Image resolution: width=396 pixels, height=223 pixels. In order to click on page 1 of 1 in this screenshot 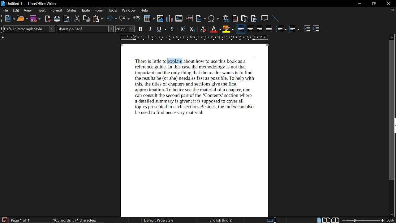, I will do `click(21, 220)`.